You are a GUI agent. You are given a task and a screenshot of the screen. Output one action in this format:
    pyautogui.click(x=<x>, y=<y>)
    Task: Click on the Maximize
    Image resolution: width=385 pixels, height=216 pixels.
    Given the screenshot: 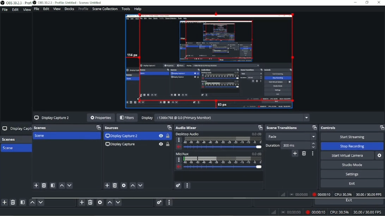 What is the action you would take?
    pyautogui.click(x=381, y=128)
    